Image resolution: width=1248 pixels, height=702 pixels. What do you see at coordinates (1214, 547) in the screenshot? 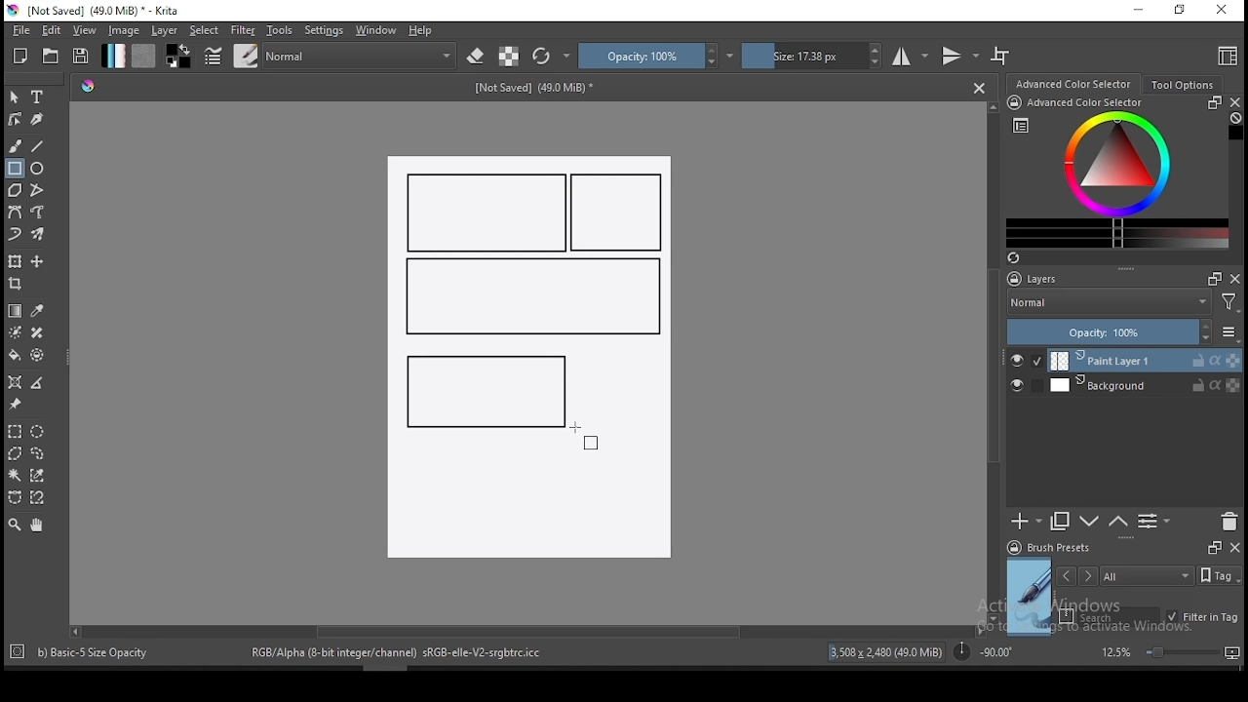
I see `Frames` at bounding box center [1214, 547].